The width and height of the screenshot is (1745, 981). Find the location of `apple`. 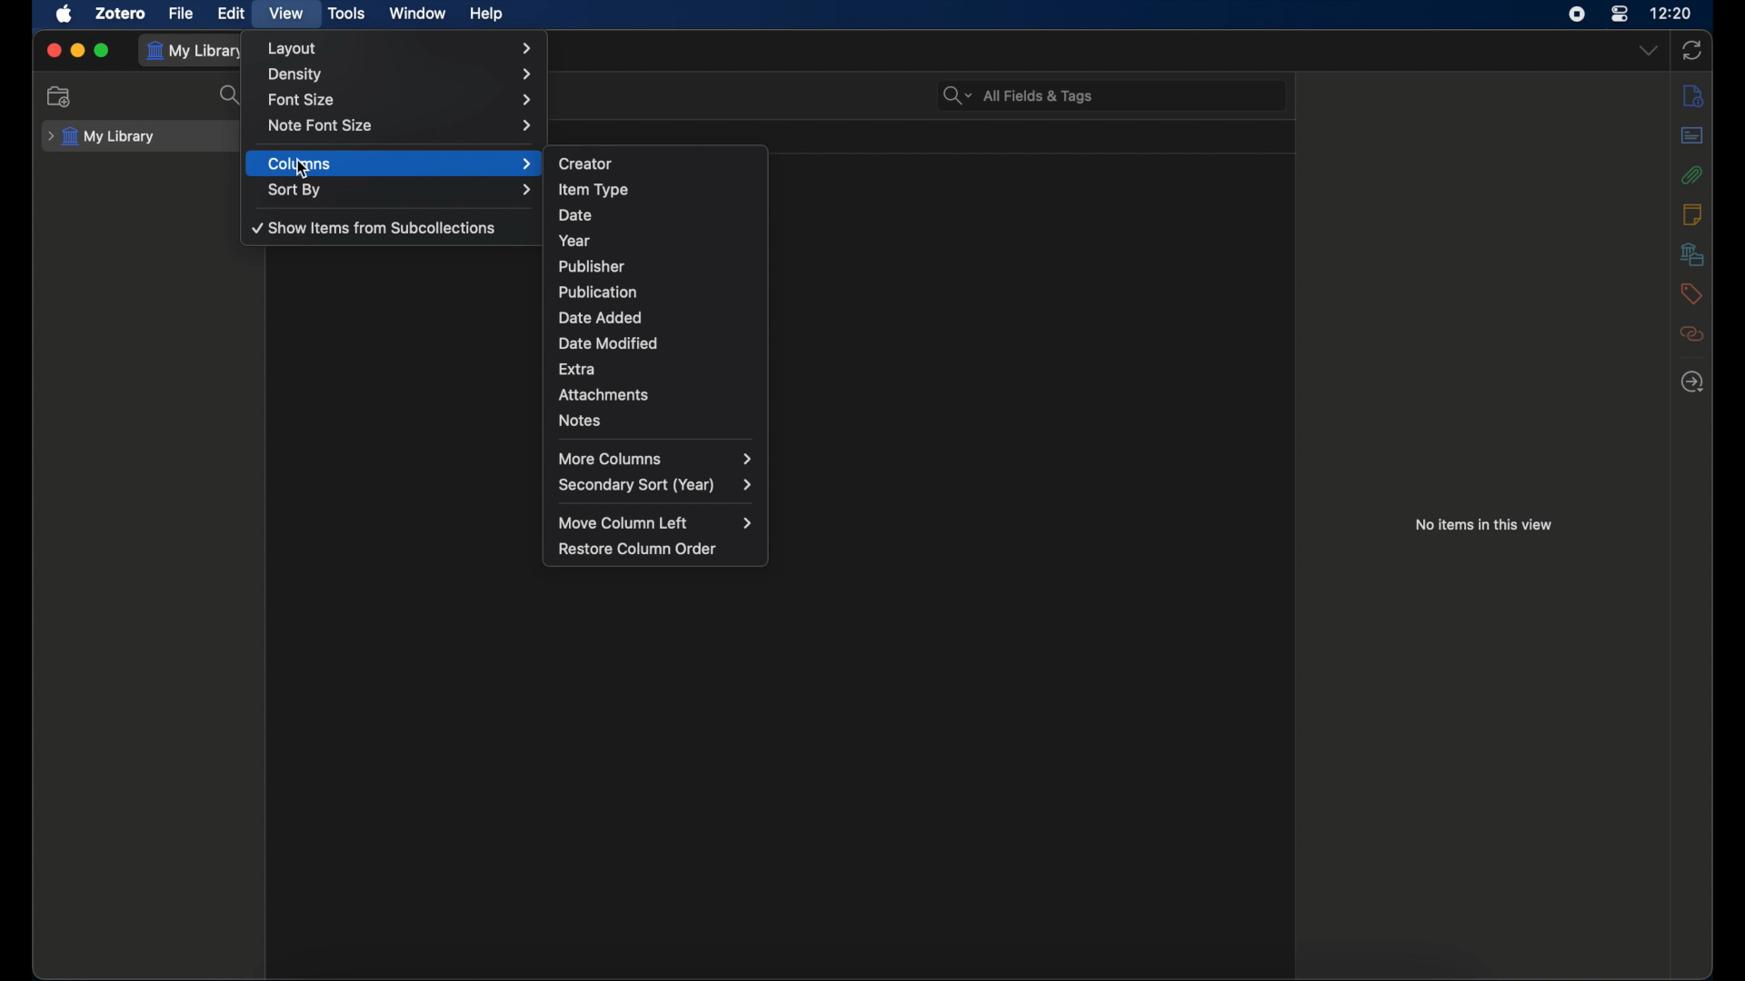

apple is located at coordinates (65, 15).